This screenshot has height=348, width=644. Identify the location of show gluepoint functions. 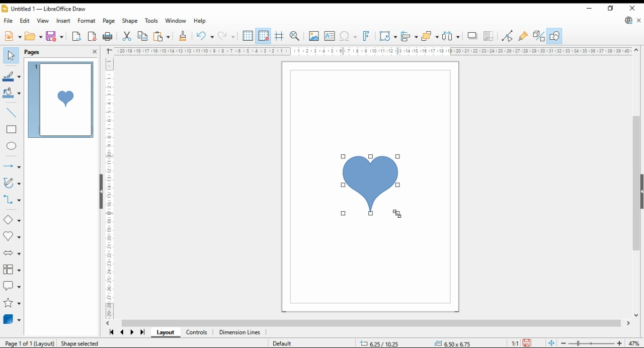
(523, 37).